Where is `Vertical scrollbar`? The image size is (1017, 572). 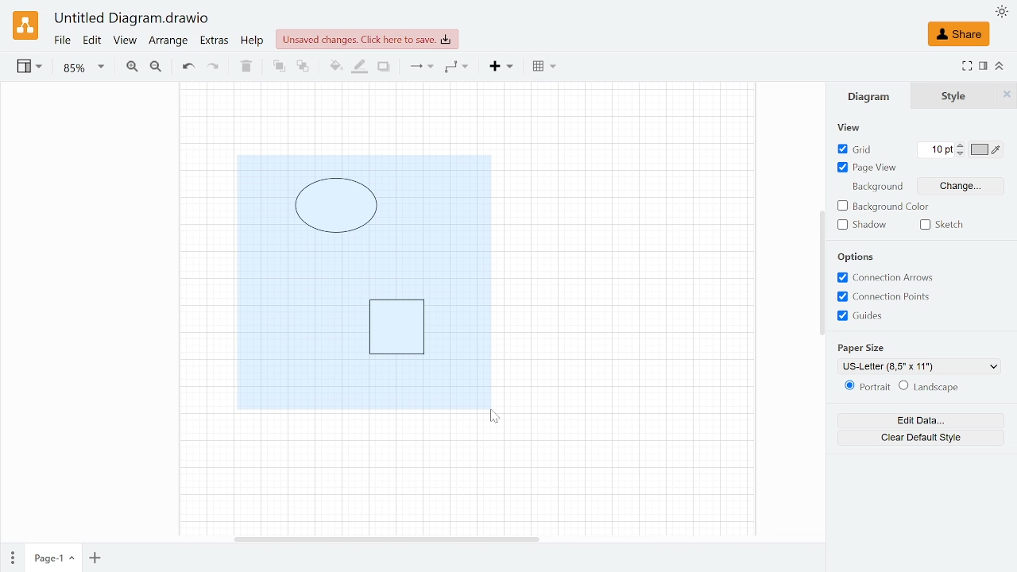 Vertical scrollbar is located at coordinates (822, 272).